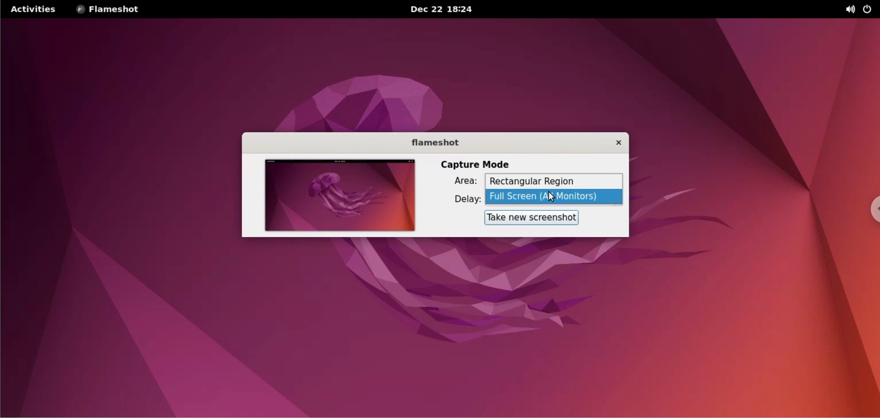 This screenshot has height=418, width=880. I want to click on full screen , so click(556, 197).